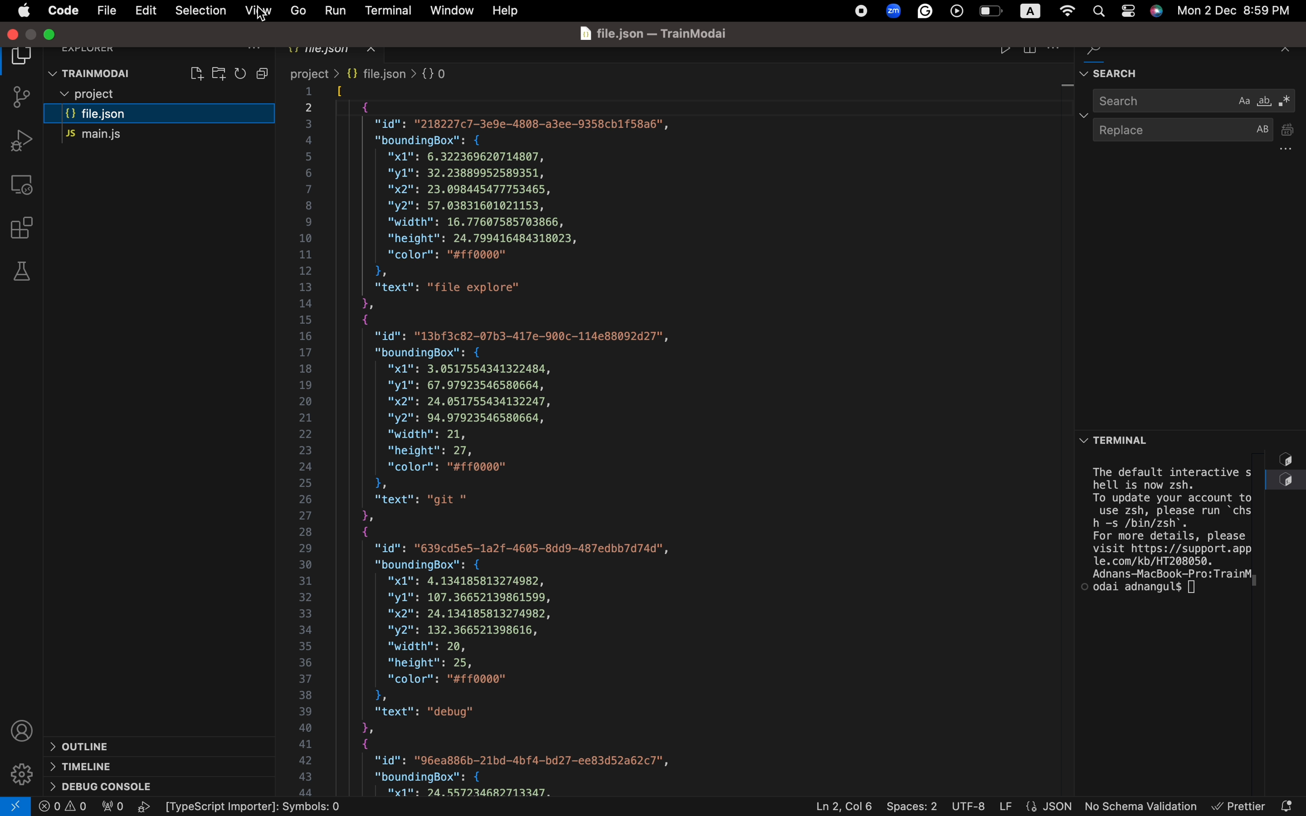  Describe the element at coordinates (688, 440) in the screenshot. I see `file content` at that location.